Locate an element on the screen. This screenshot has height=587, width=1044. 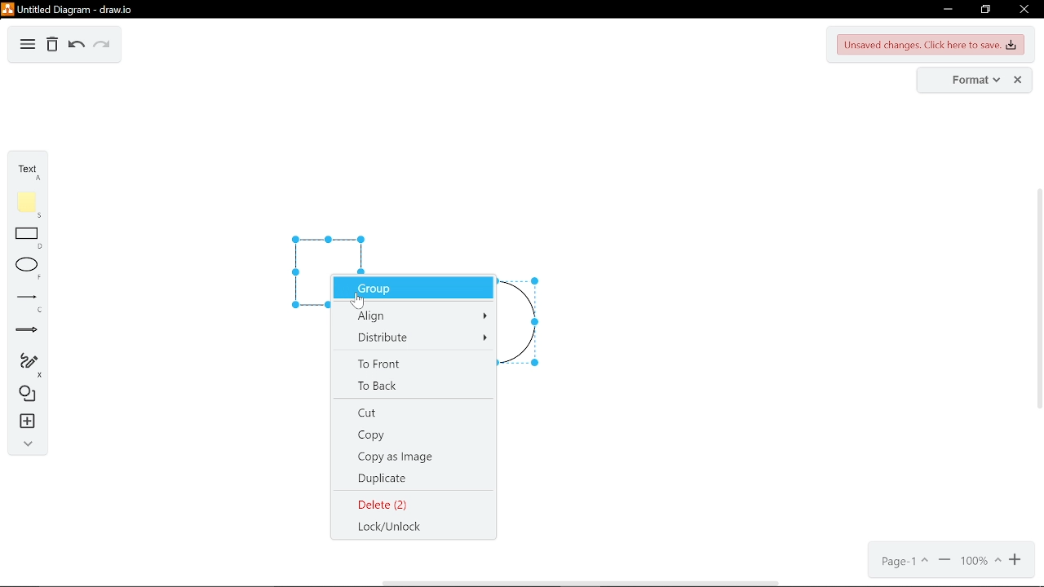
diagram is located at coordinates (28, 46).